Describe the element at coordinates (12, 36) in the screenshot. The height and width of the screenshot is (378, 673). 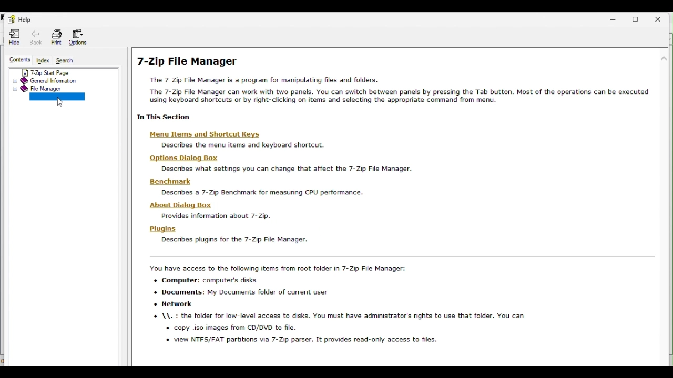
I see `Hide ` at that location.